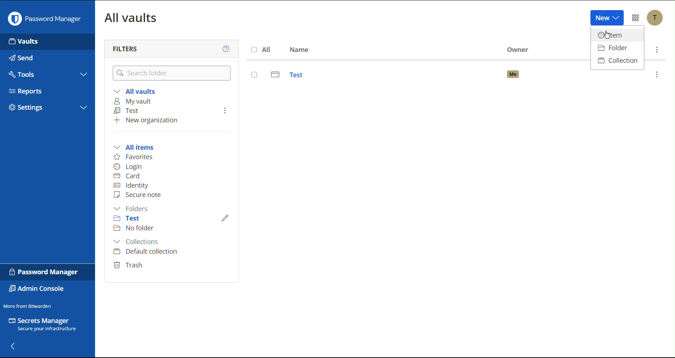  I want to click on options, so click(658, 74).